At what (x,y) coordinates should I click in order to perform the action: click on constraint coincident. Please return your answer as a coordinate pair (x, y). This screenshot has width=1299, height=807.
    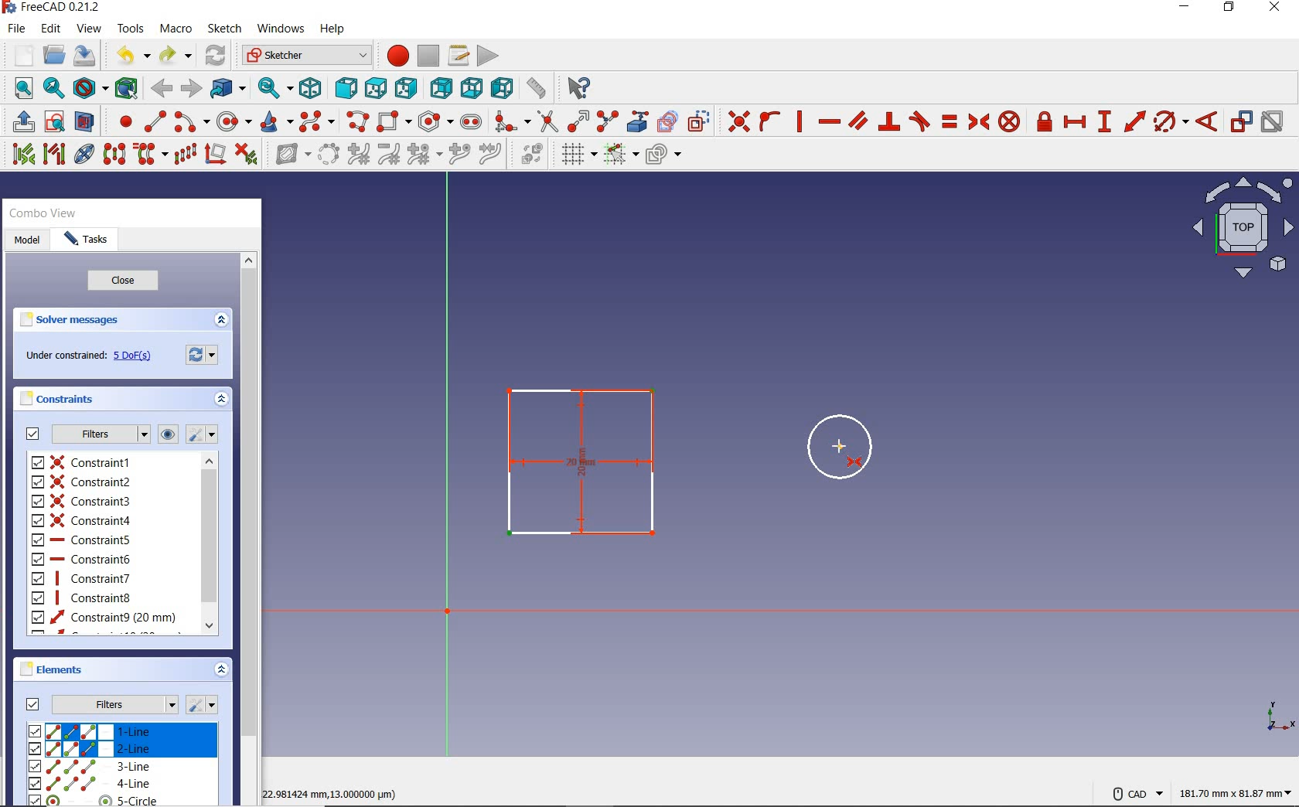
    Looking at the image, I should click on (737, 120).